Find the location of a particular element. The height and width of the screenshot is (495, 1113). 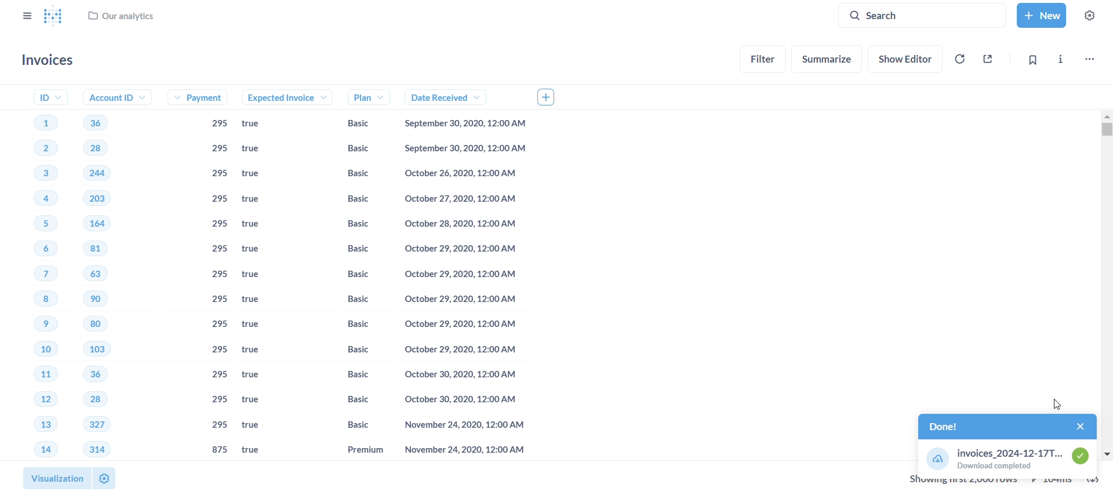

invoices_2024-12-17T DOWNLOAD COMPLETED is located at coordinates (1007, 458).